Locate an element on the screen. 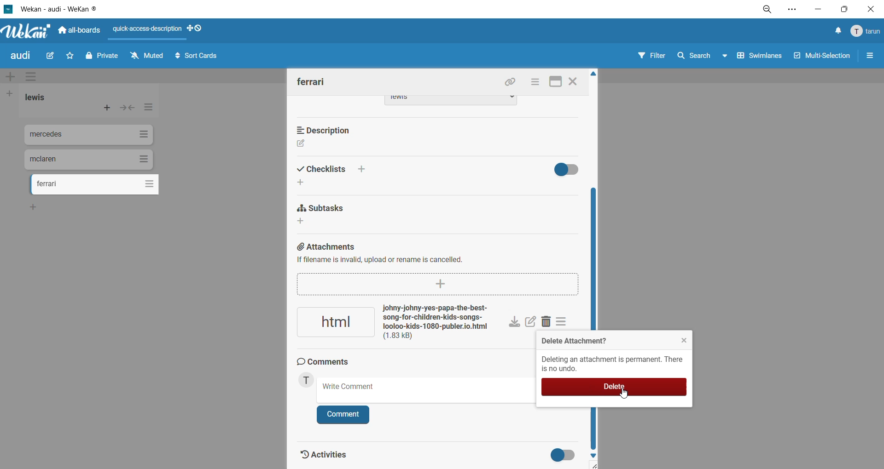  list actions is located at coordinates (147, 109).